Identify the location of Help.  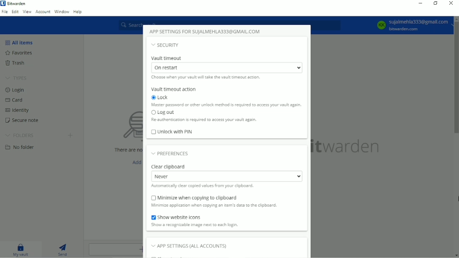
(78, 12).